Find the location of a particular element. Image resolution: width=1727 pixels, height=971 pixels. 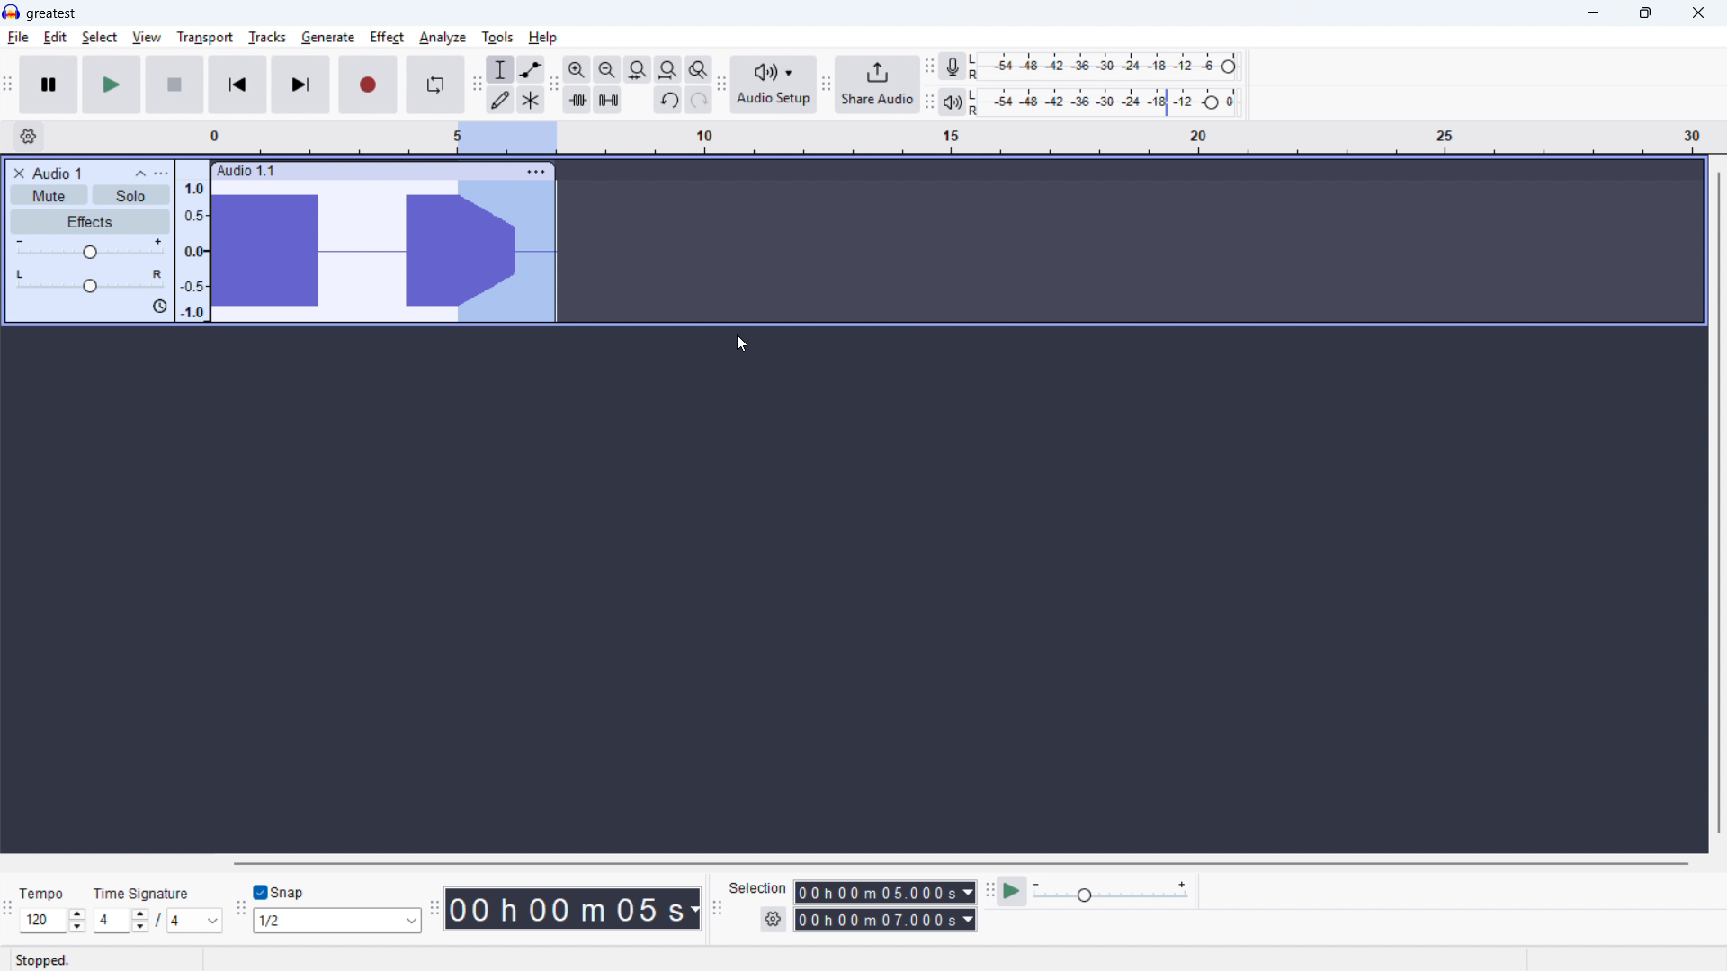

Recording metre toolbar  is located at coordinates (929, 67).